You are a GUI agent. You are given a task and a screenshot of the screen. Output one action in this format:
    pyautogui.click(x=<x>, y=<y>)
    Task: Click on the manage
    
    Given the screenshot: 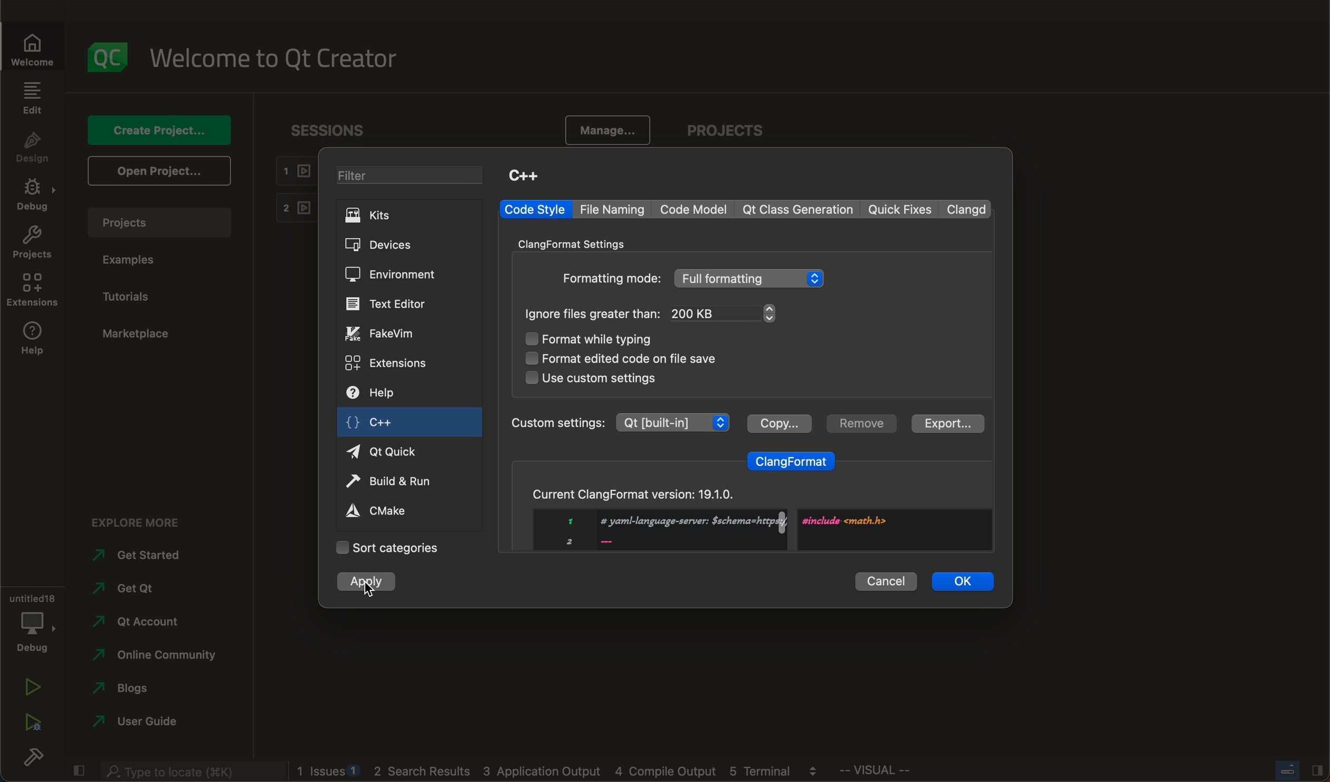 What is the action you would take?
    pyautogui.click(x=603, y=131)
    